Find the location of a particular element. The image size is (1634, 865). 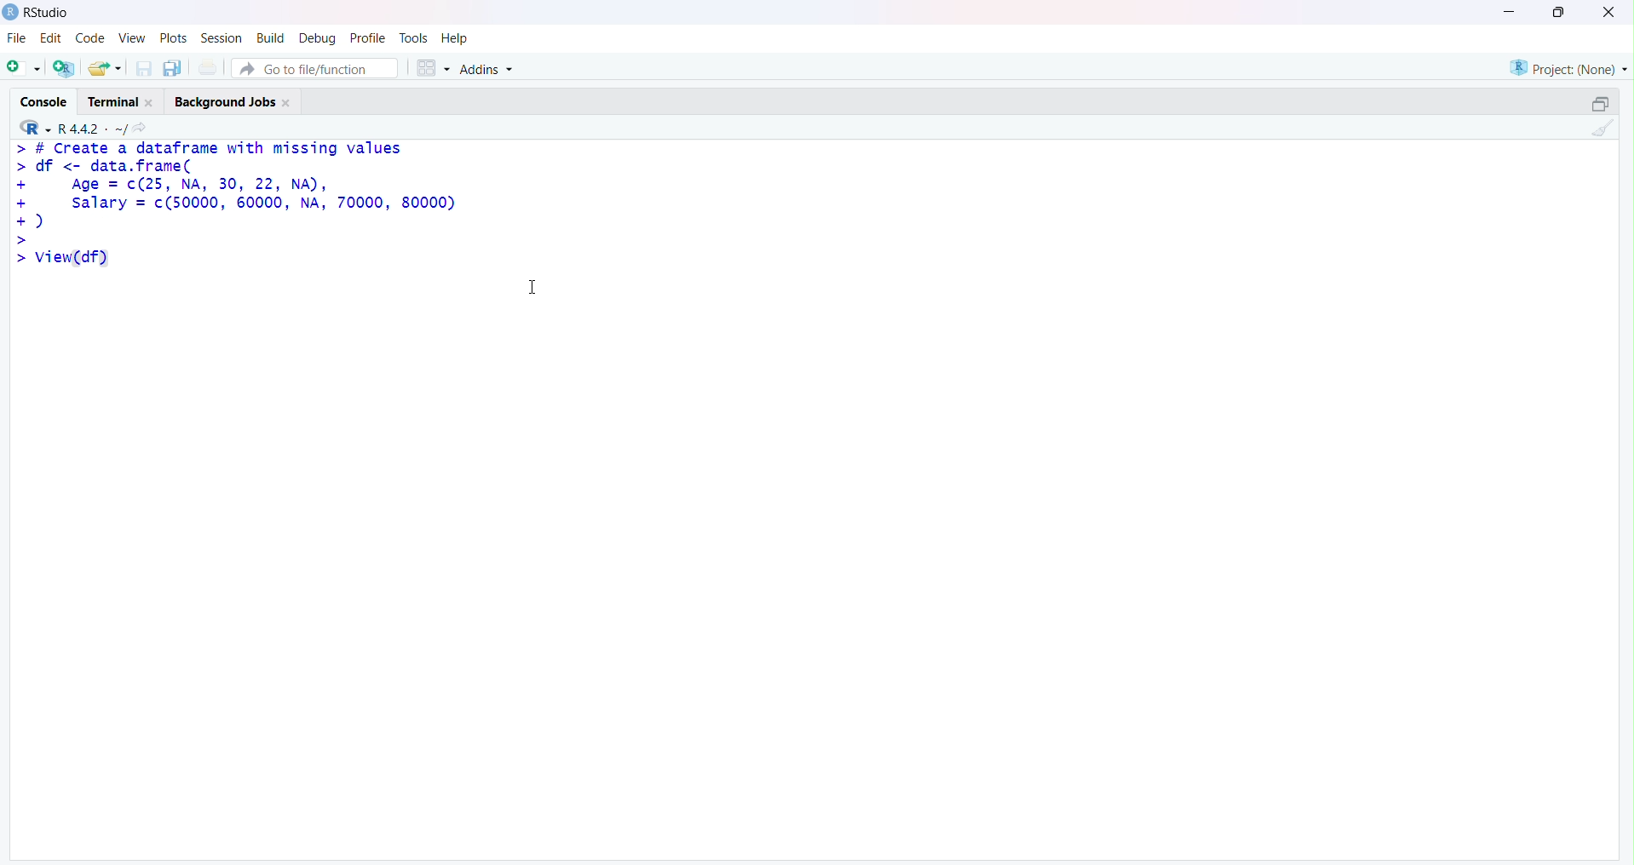

Background Jobs is located at coordinates (233, 100).